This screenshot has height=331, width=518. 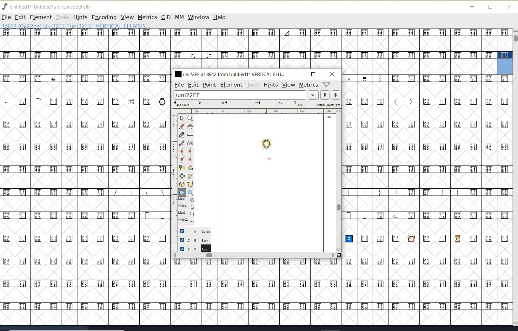 What do you see at coordinates (84, 163) in the screenshot?
I see `GLYPHY CHARACTERS & NUMBERS` at bounding box center [84, 163].